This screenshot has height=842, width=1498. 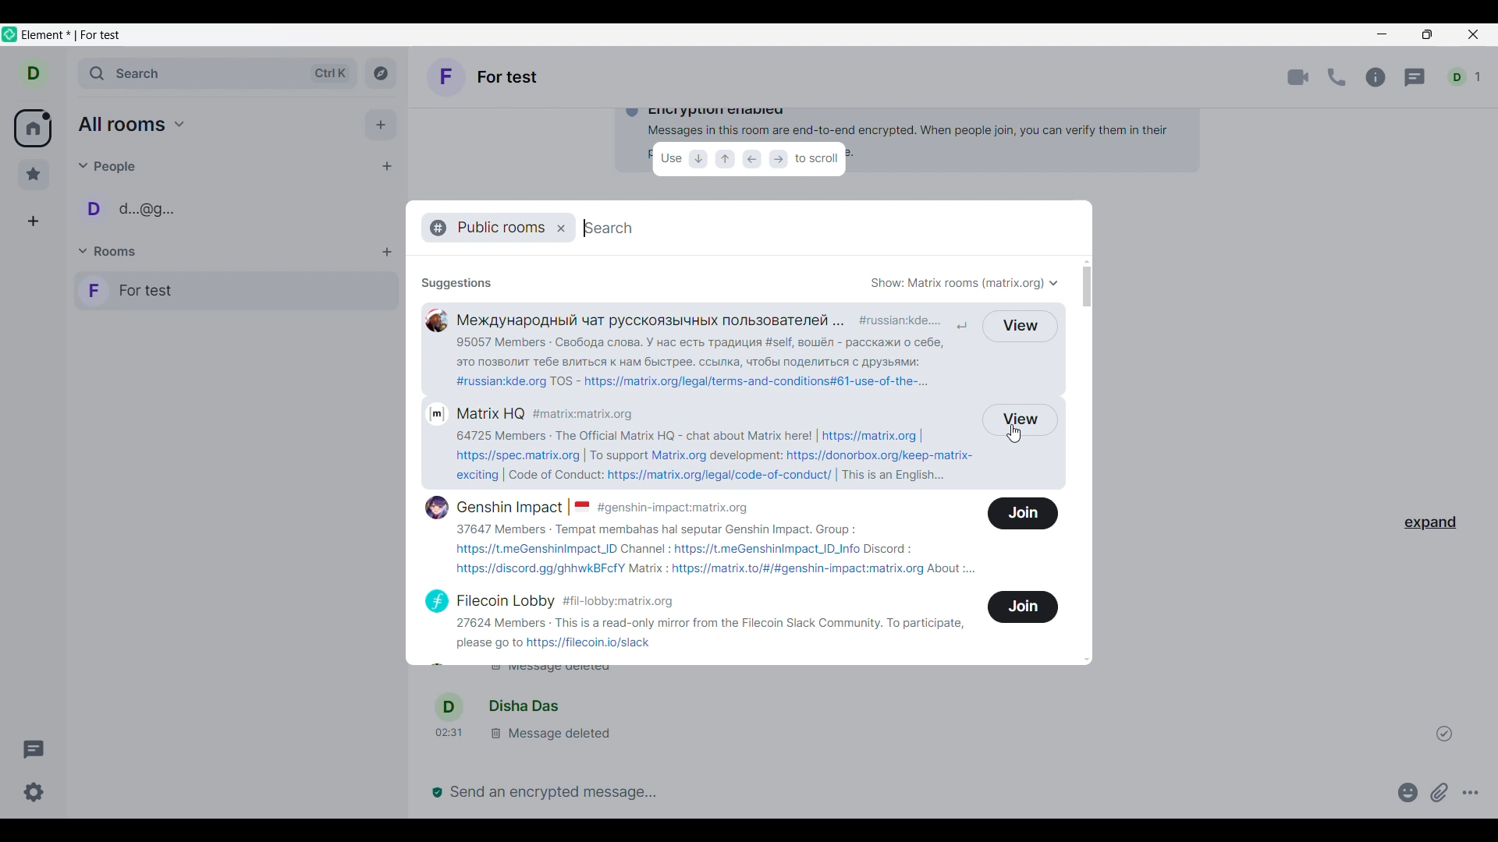 I want to click on down to scroll, so click(x=701, y=160).